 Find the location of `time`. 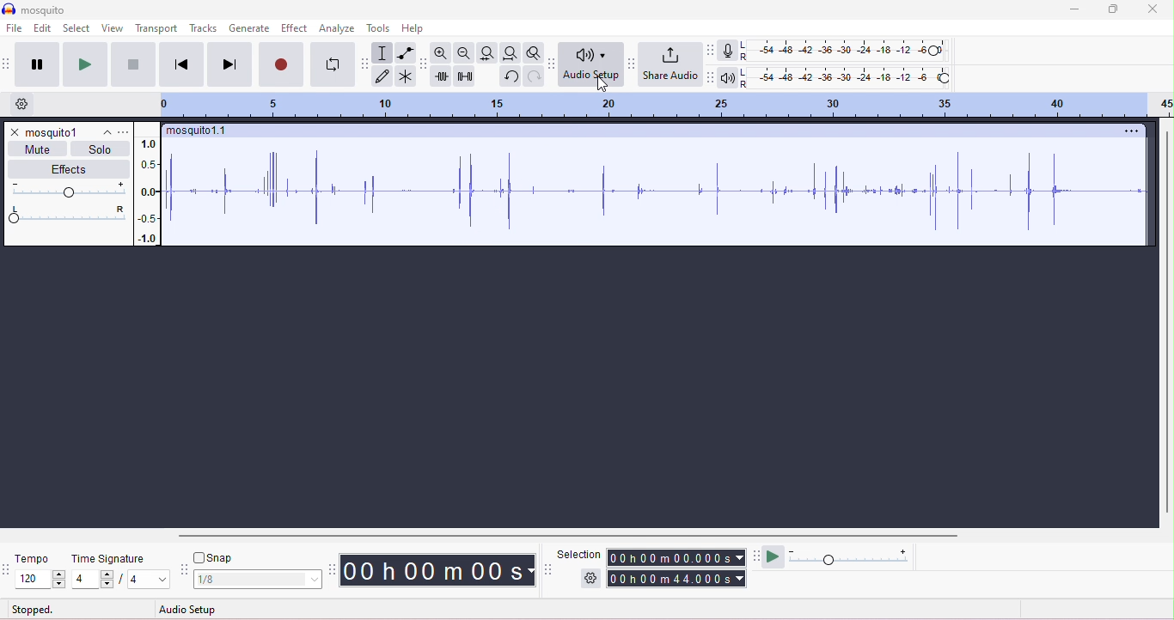

time is located at coordinates (437, 570).